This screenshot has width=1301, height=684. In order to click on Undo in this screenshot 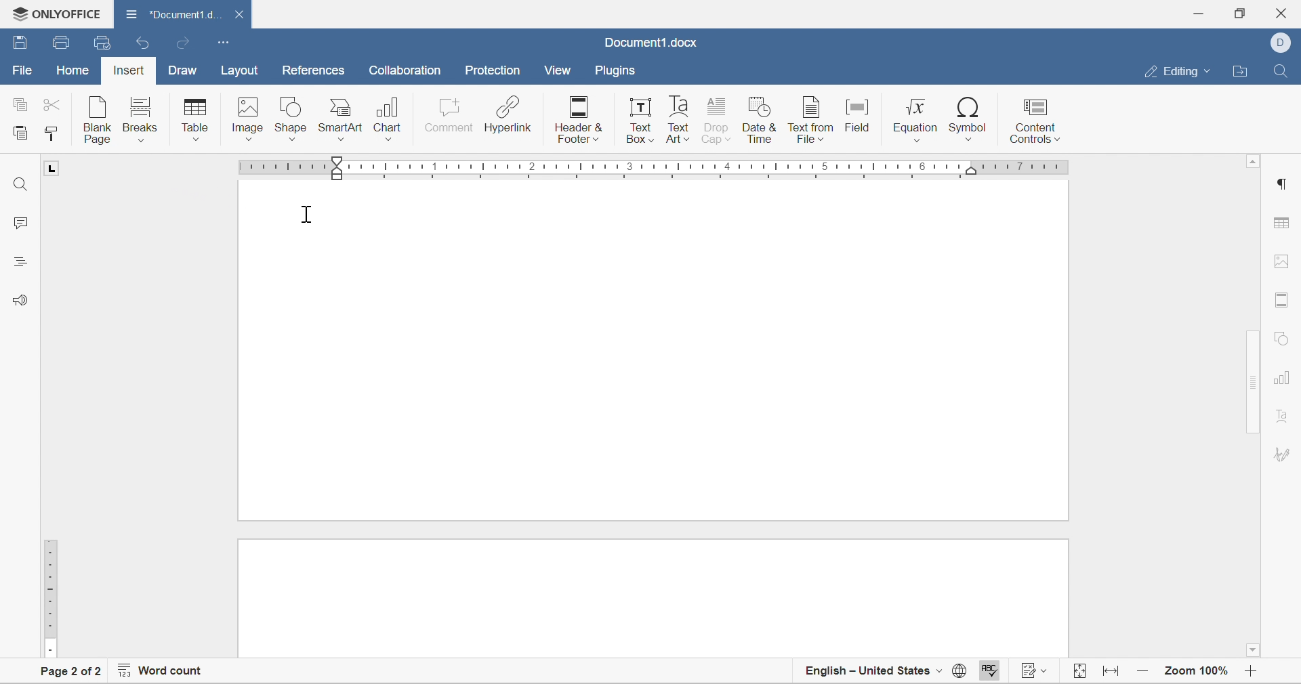, I will do `click(144, 43)`.